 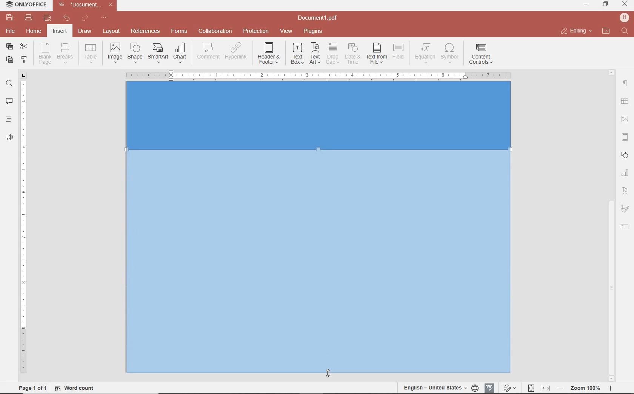 I want to click on DROP CAP, so click(x=332, y=54).